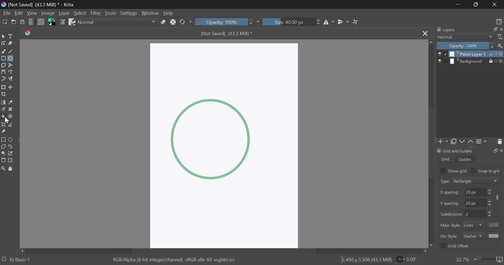 The width and height of the screenshot is (504, 265). I want to click on File Name & Size, so click(228, 34).